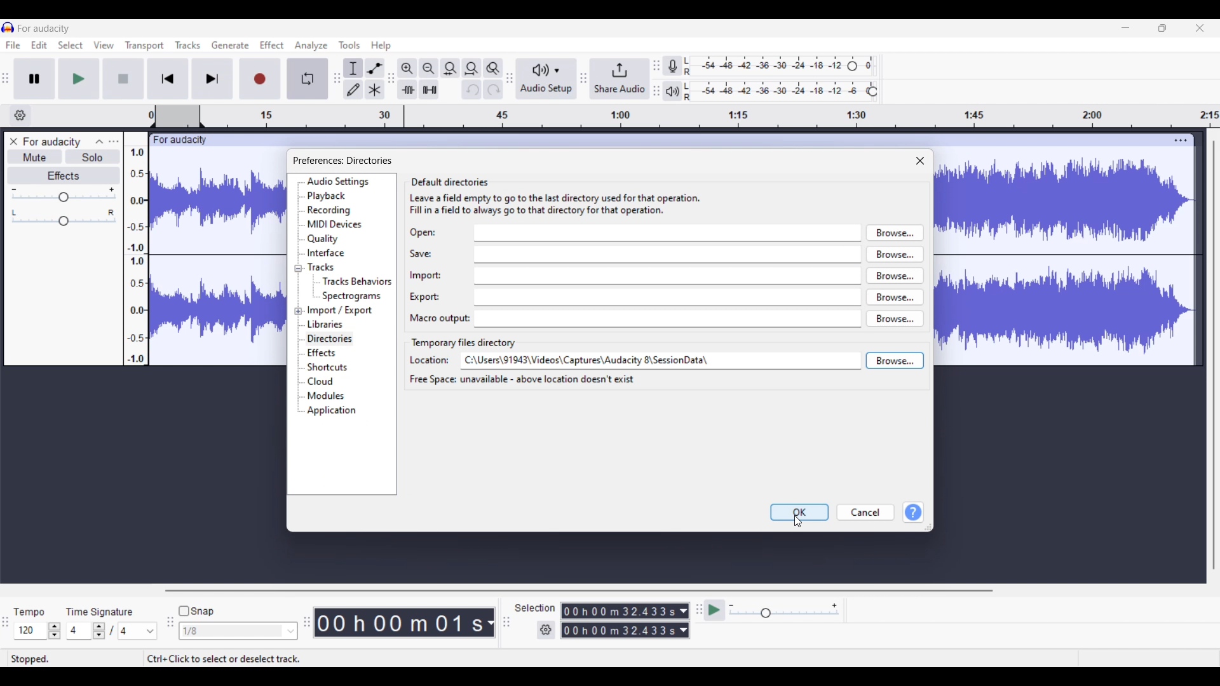 The height and width of the screenshot is (686, 1220). I want to click on MIDI devices, so click(335, 224).